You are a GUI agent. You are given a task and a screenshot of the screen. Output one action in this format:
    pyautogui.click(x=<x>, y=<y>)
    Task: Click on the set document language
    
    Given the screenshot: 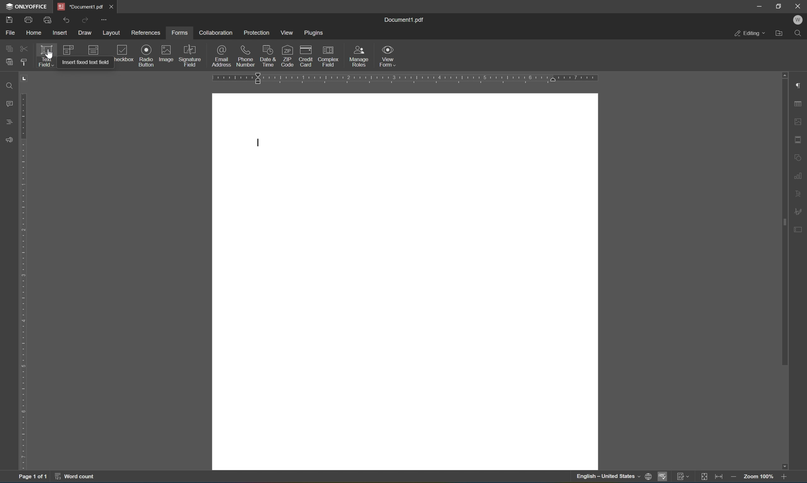 What is the action you would take?
    pyautogui.click(x=650, y=477)
    